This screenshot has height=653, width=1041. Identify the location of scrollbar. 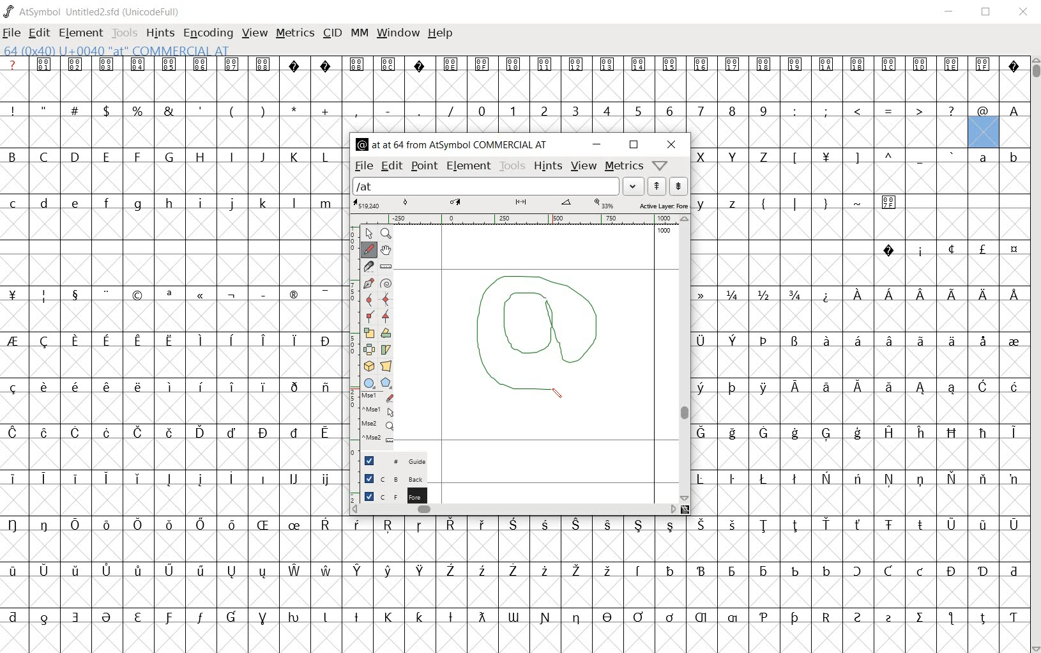
(514, 510).